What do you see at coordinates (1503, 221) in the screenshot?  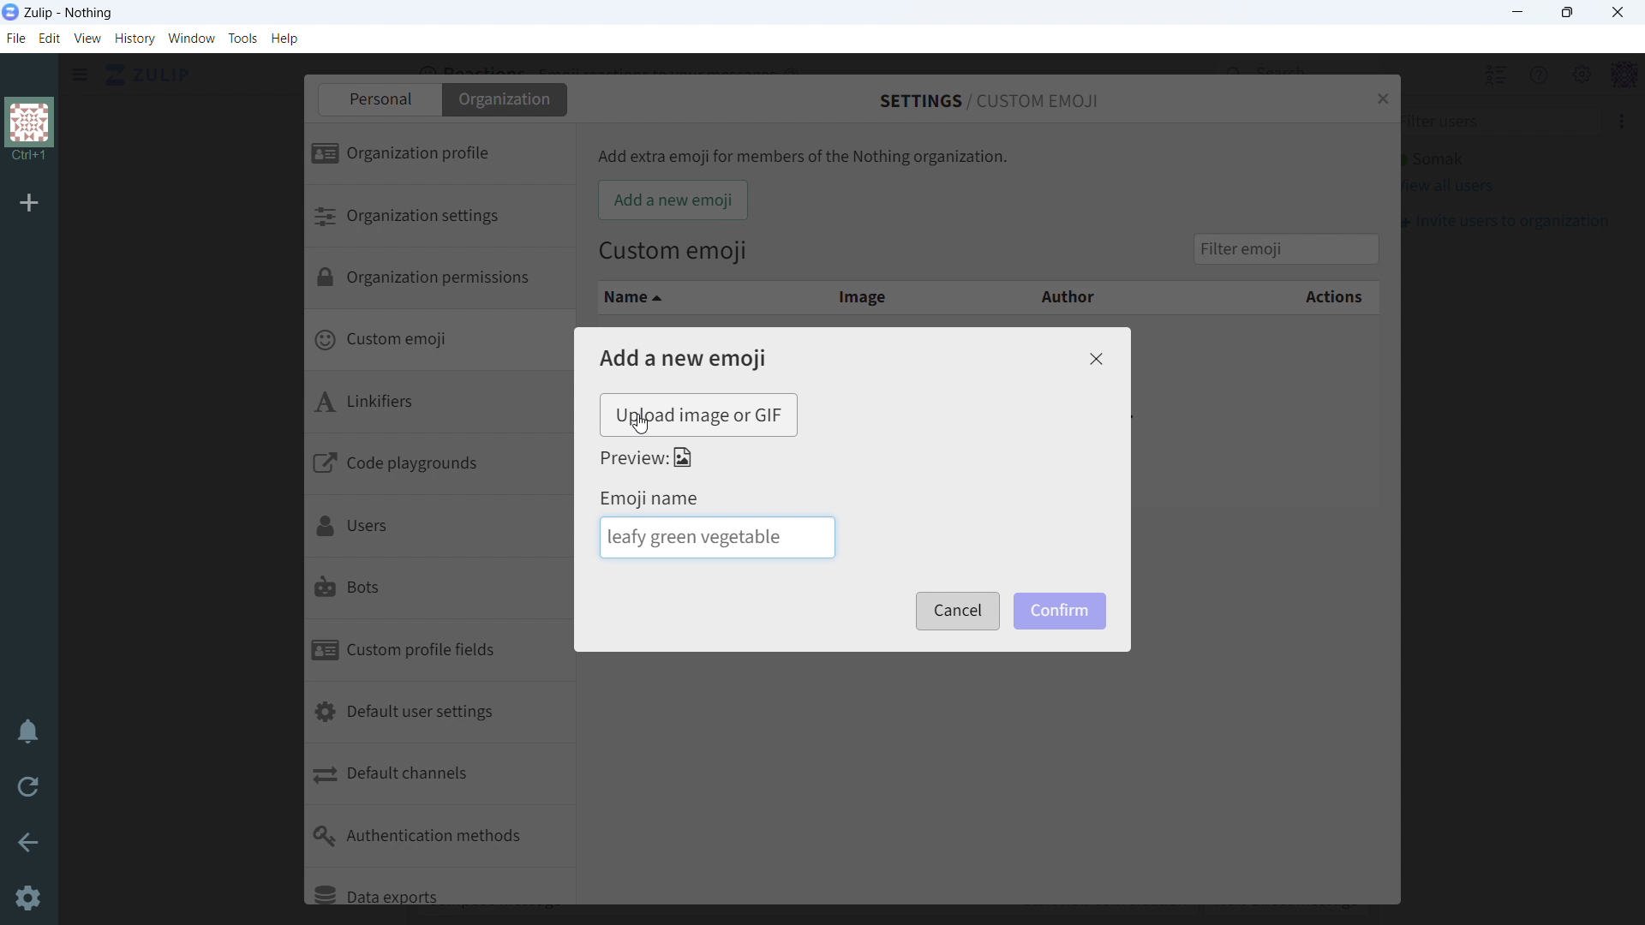 I see `invite users` at bounding box center [1503, 221].